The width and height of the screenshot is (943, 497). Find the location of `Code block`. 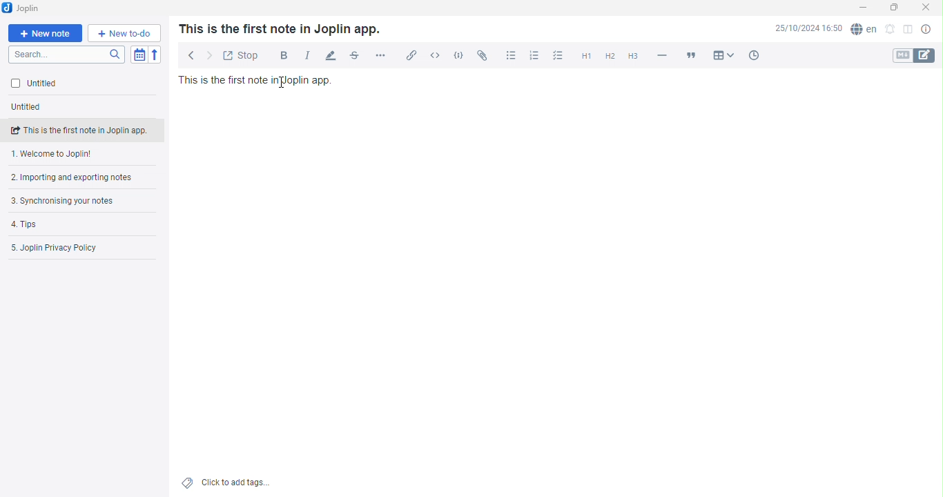

Code block is located at coordinates (458, 55).